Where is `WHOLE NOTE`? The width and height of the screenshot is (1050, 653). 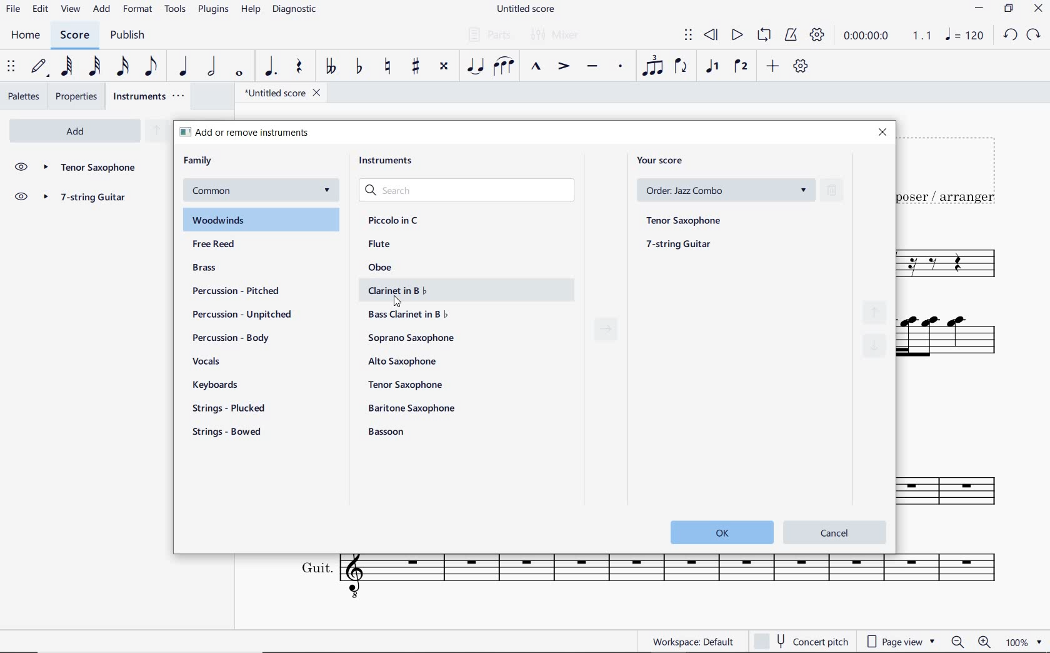
WHOLE NOTE is located at coordinates (241, 74).